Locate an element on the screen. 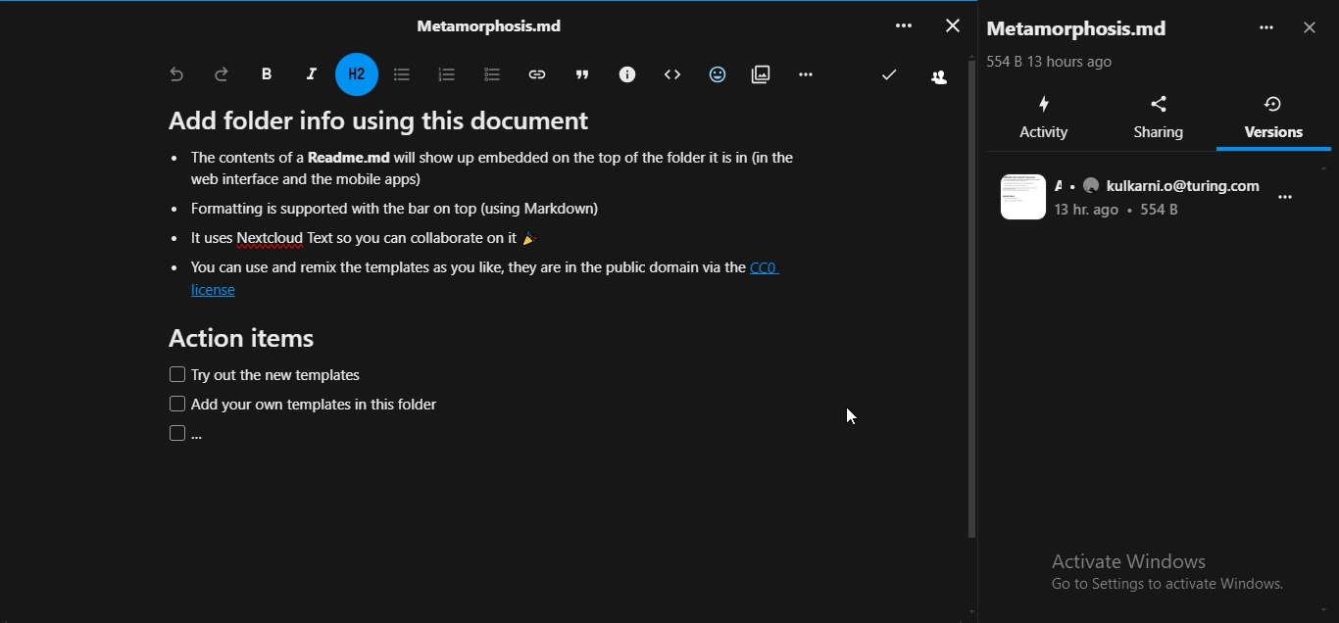  Scrollbar is located at coordinates (971, 331).